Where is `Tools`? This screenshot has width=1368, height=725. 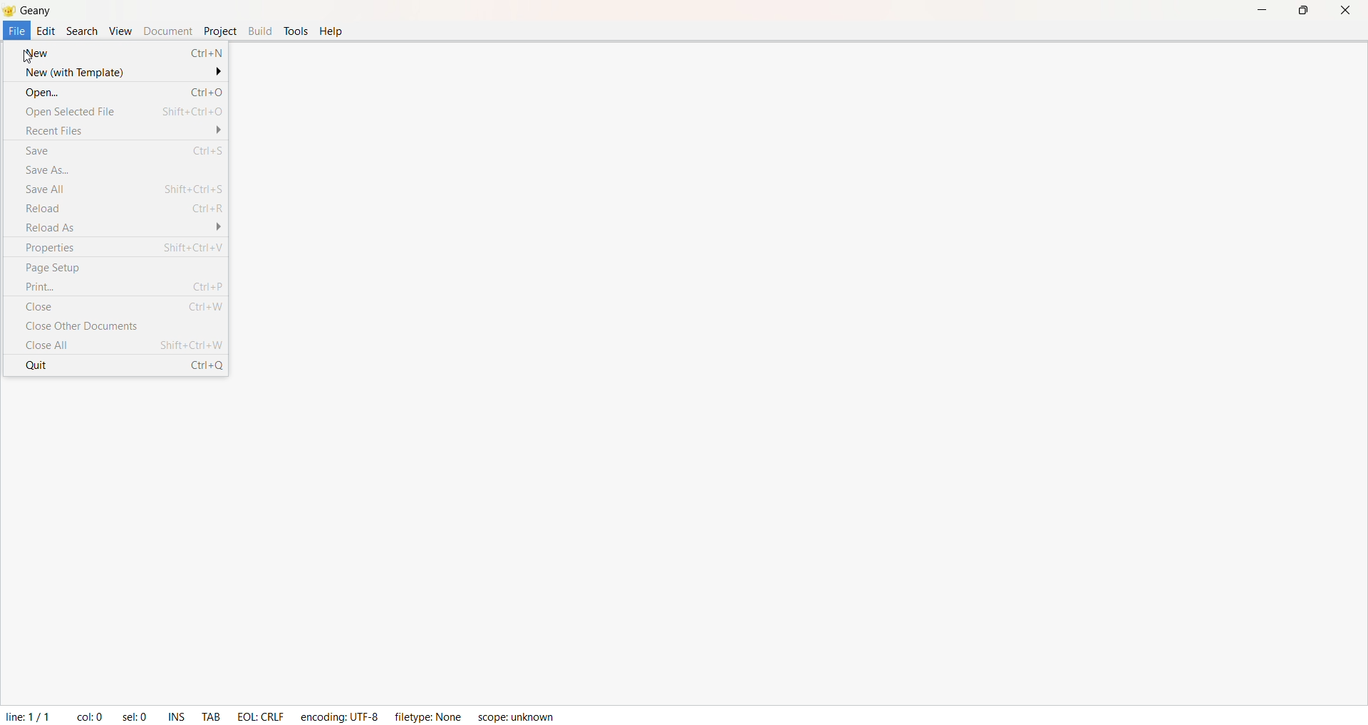
Tools is located at coordinates (299, 29).